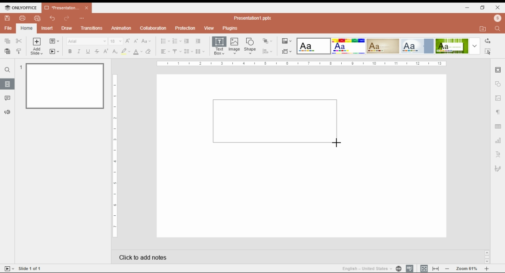 The width and height of the screenshot is (505, 273). What do you see at coordinates (499, 127) in the screenshot?
I see `table settings` at bounding box center [499, 127].